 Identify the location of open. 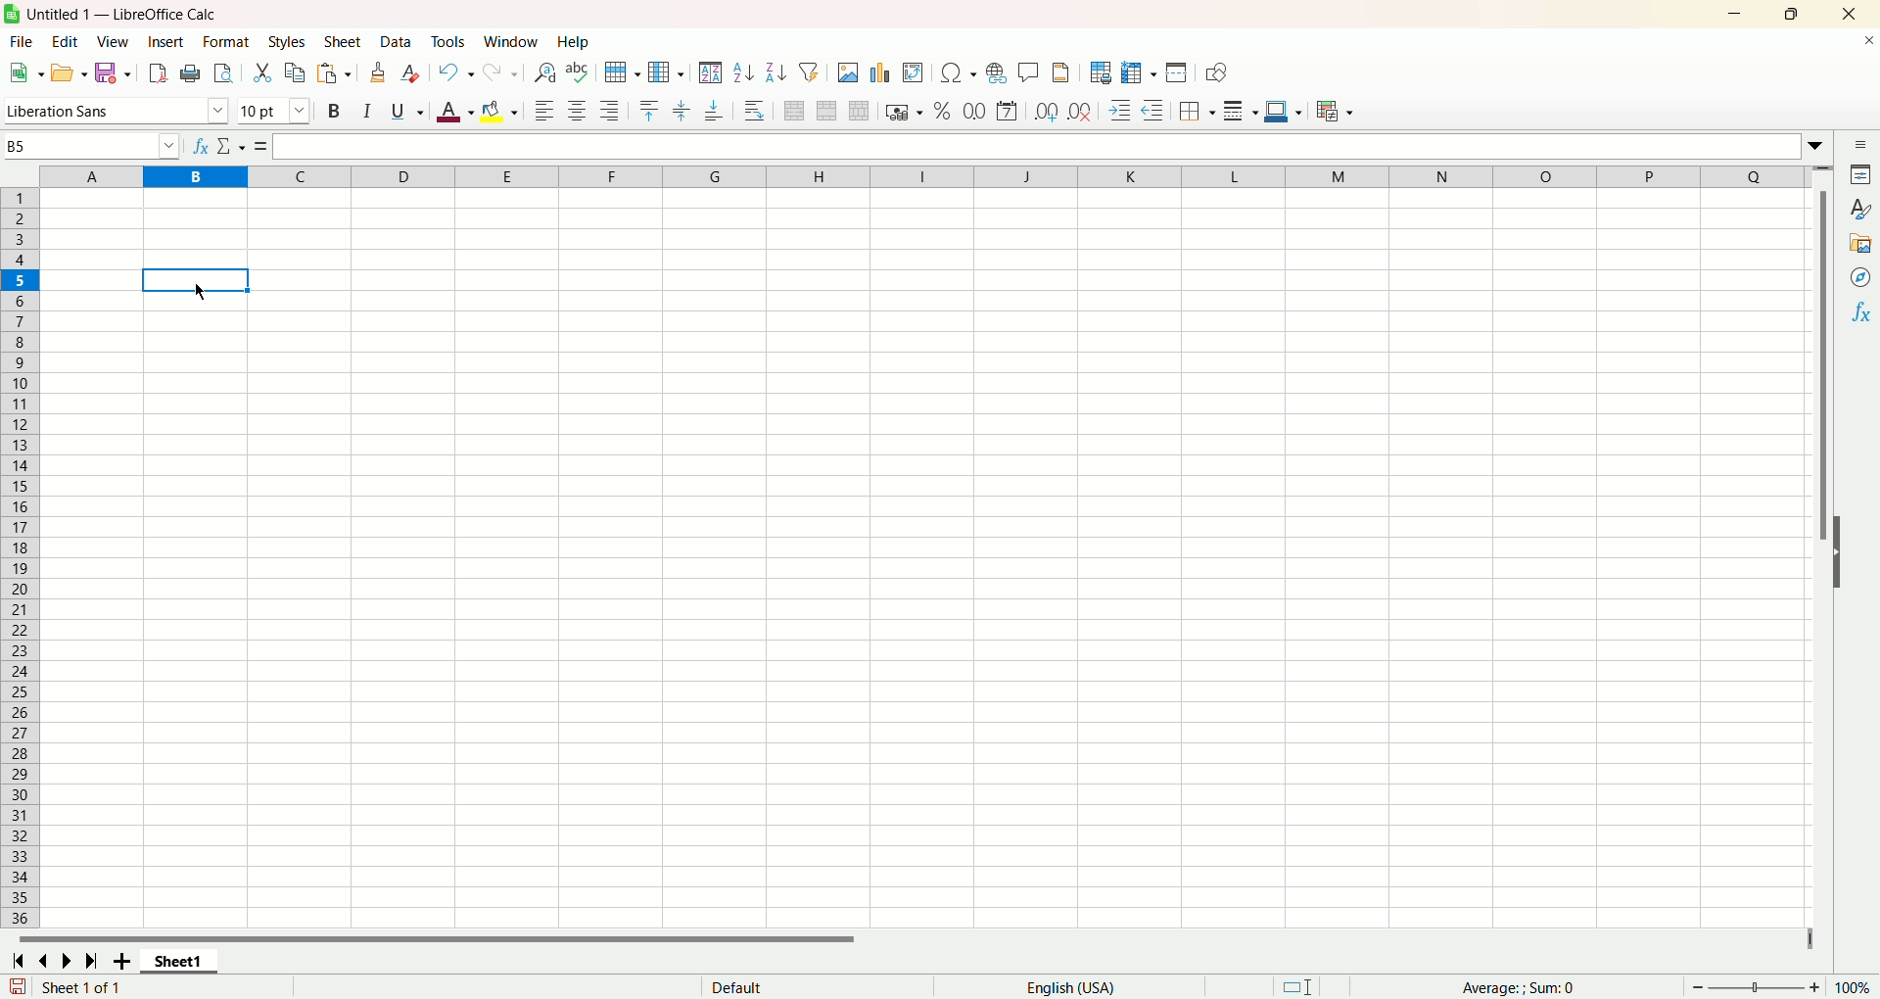
(67, 73).